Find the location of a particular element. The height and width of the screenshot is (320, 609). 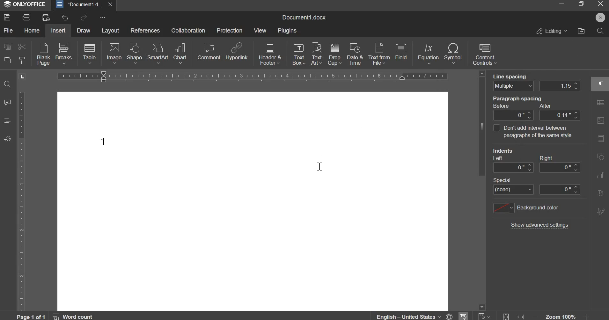

line spacing is located at coordinates (513, 86).